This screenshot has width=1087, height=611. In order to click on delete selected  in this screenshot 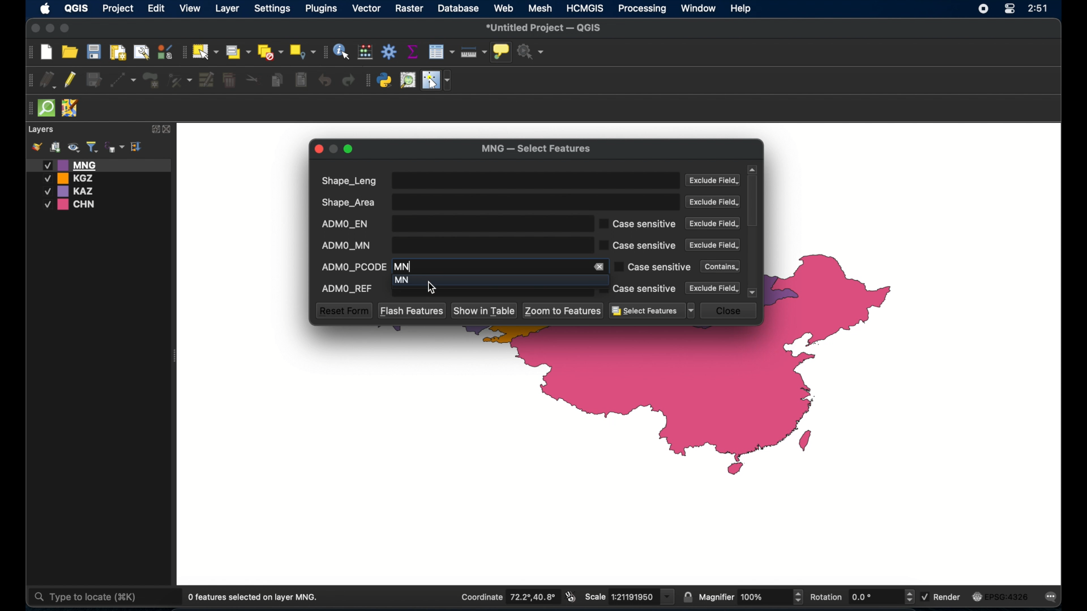, I will do `click(230, 81)`.